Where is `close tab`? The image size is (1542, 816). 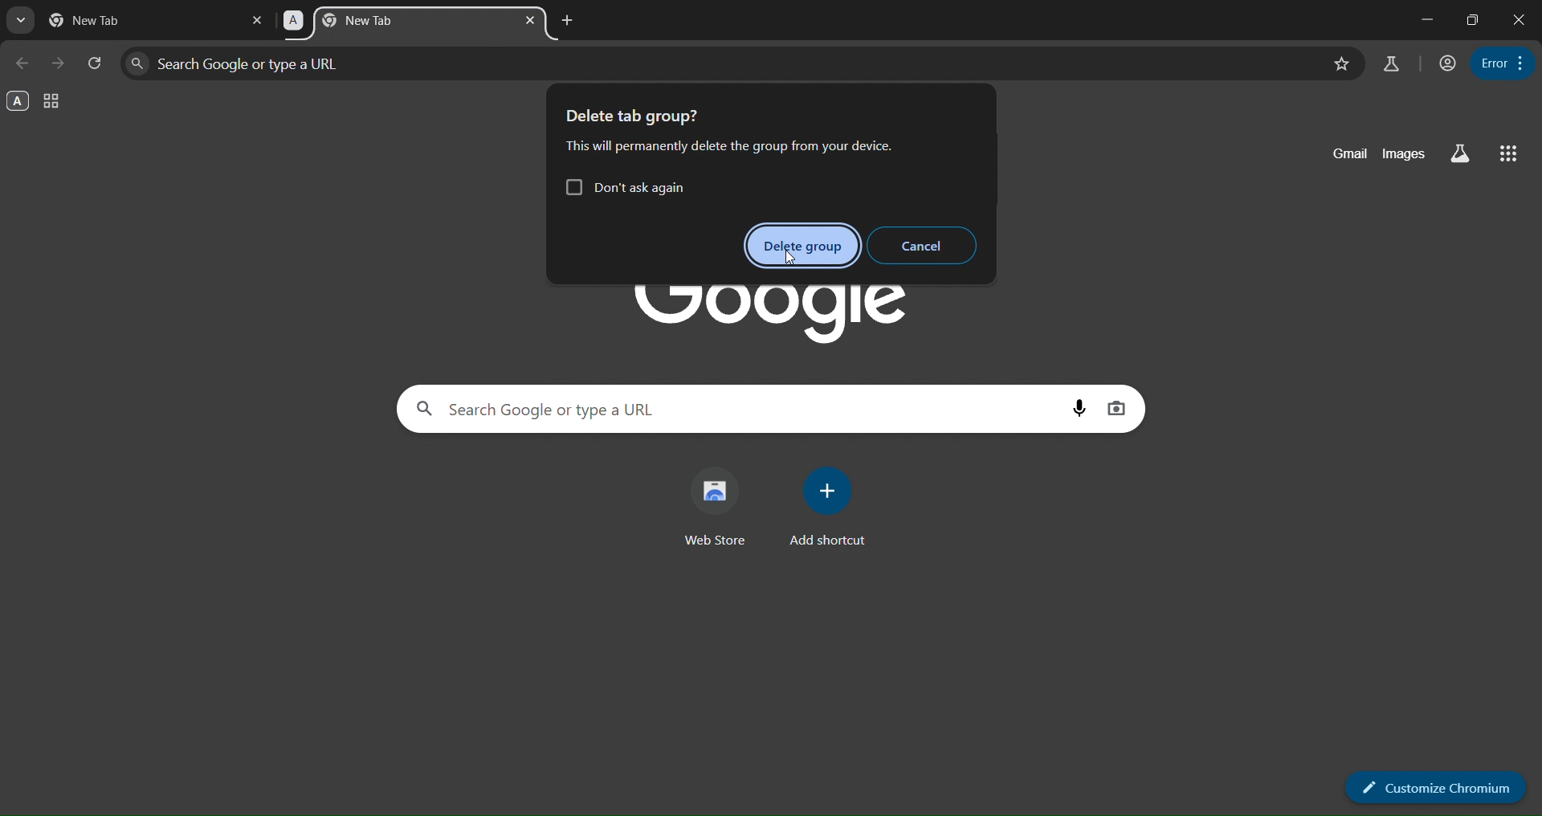
close tab is located at coordinates (258, 19).